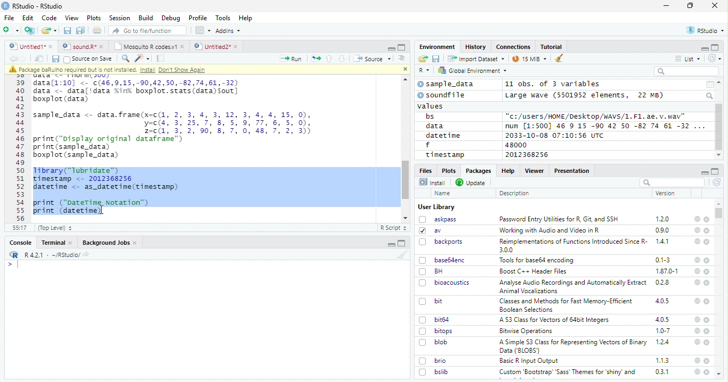  I want to click on Save all the open documents, so click(81, 31).